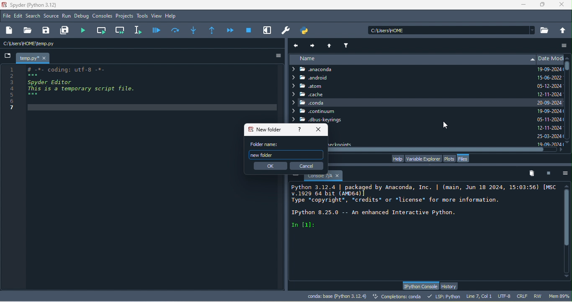 Image resolution: width=572 pixels, height=302 pixels. Describe the element at coordinates (451, 286) in the screenshot. I see `history` at that location.